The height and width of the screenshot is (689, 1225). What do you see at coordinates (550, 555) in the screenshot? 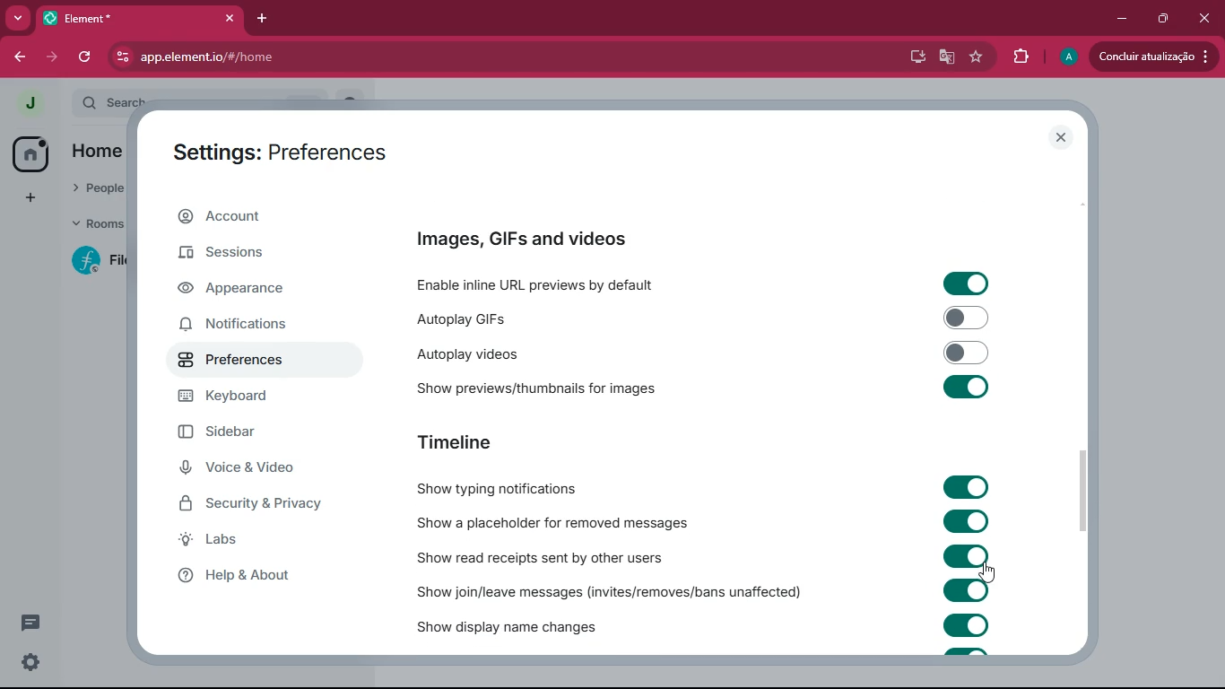
I see `show read receipts sent by others users` at bounding box center [550, 555].